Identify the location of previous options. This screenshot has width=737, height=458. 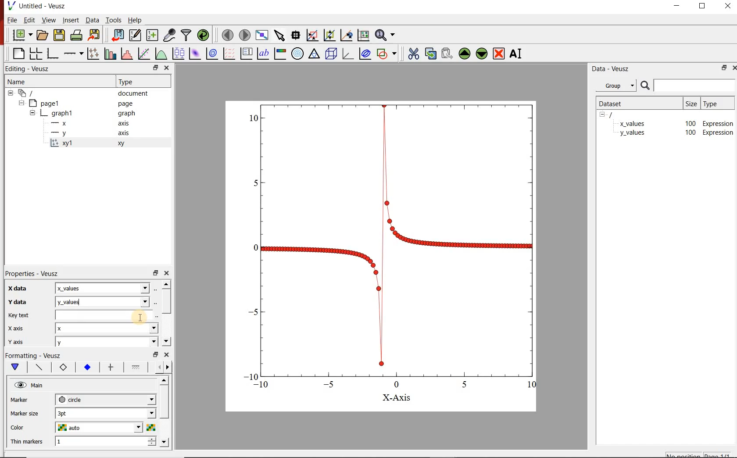
(157, 368).